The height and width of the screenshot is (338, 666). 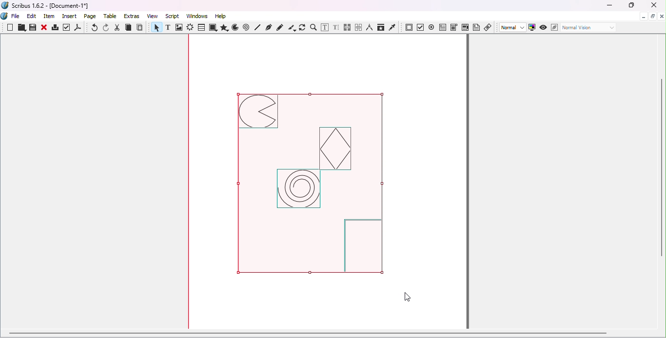 I want to click on Edit contents of frame, so click(x=324, y=27).